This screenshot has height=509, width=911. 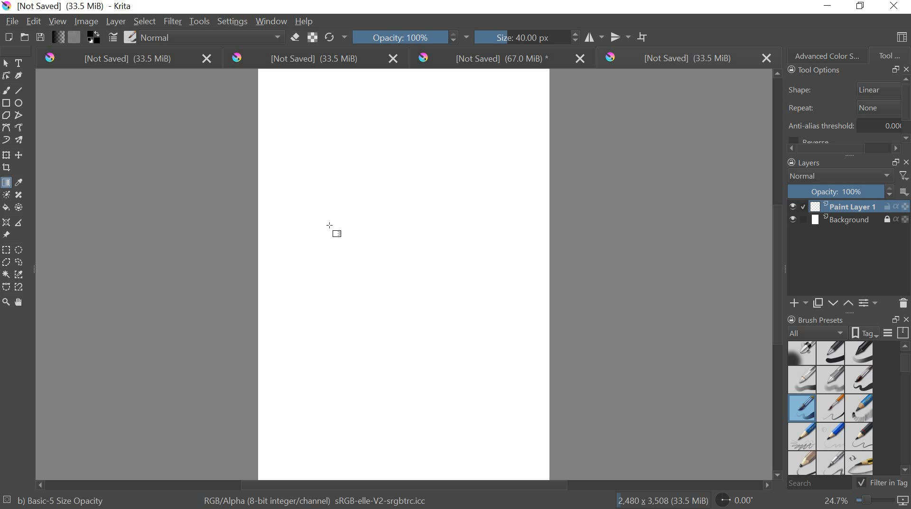 What do you see at coordinates (828, 4) in the screenshot?
I see `MINIMIZE` at bounding box center [828, 4].